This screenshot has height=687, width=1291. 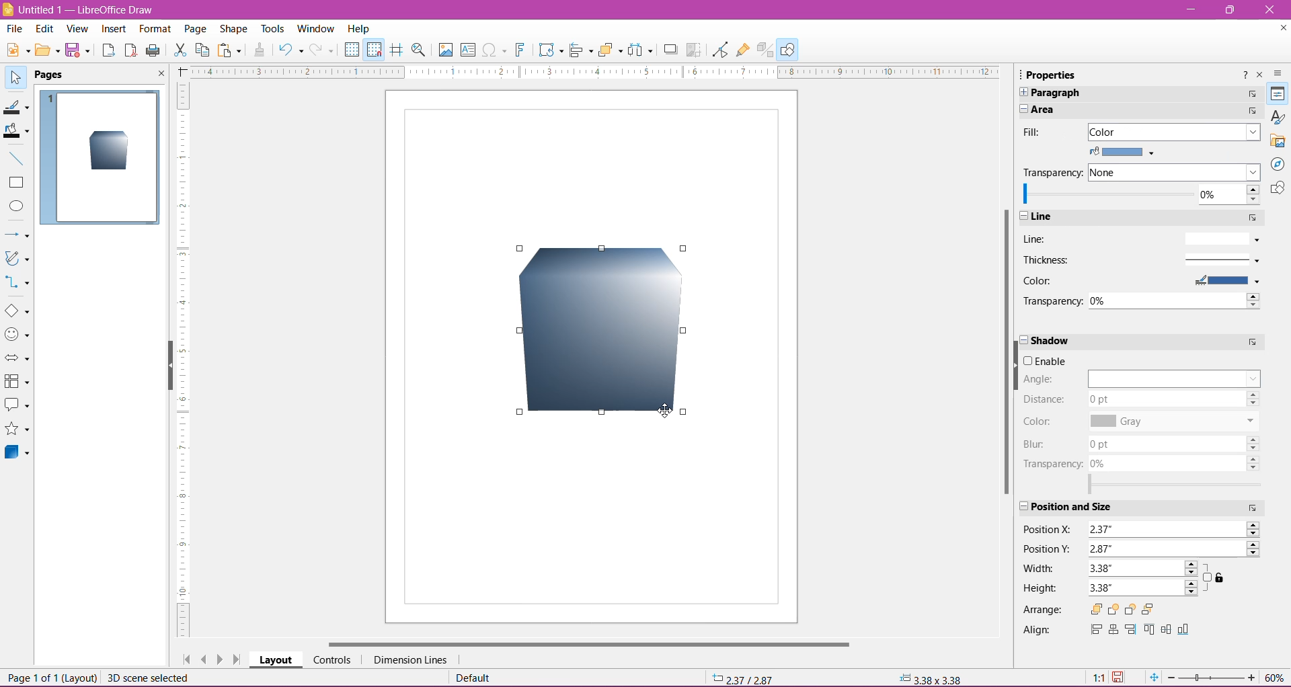 I want to click on Properties, so click(x=1048, y=75).